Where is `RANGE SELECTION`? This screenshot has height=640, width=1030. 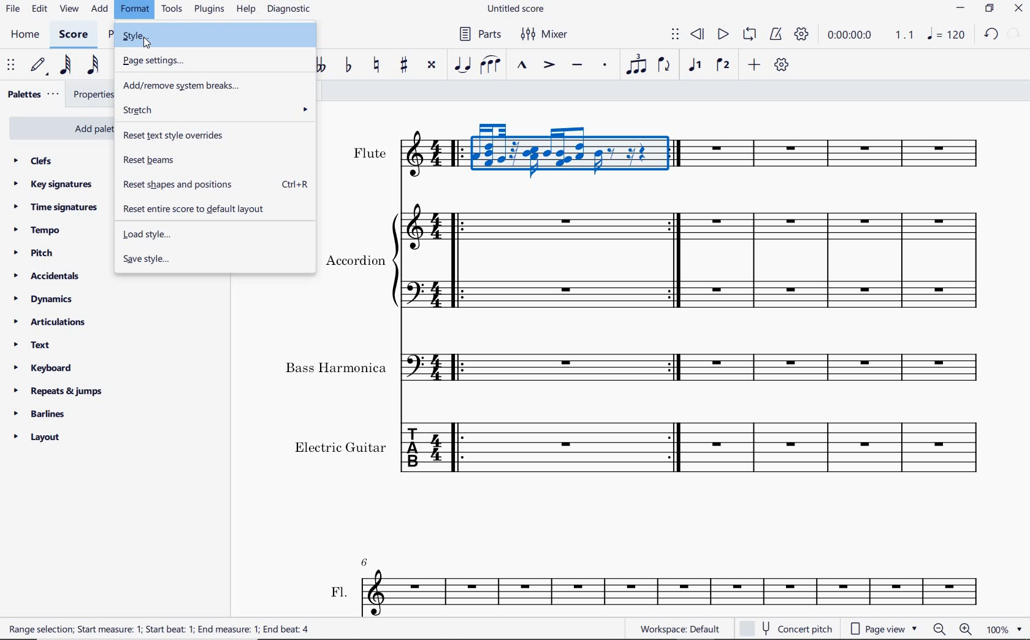 RANGE SELECTION is located at coordinates (169, 630).